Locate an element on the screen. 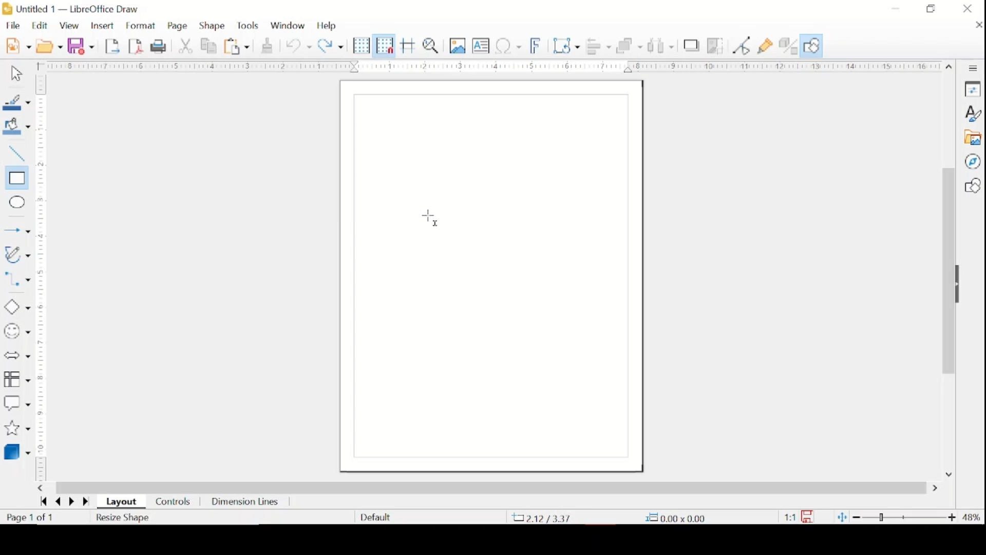 The width and height of the screenshot is (986, 555). close is located at coordinates (977, 25).